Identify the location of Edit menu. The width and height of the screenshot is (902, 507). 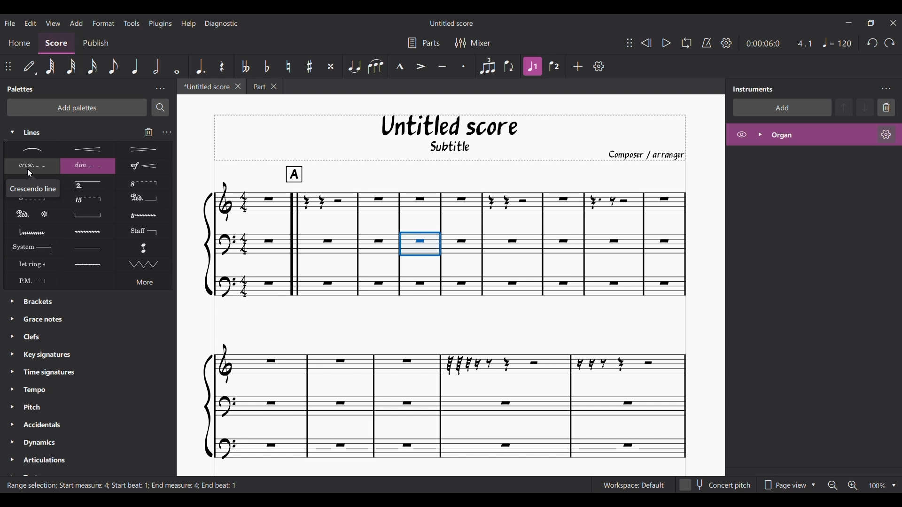
(31, 23).